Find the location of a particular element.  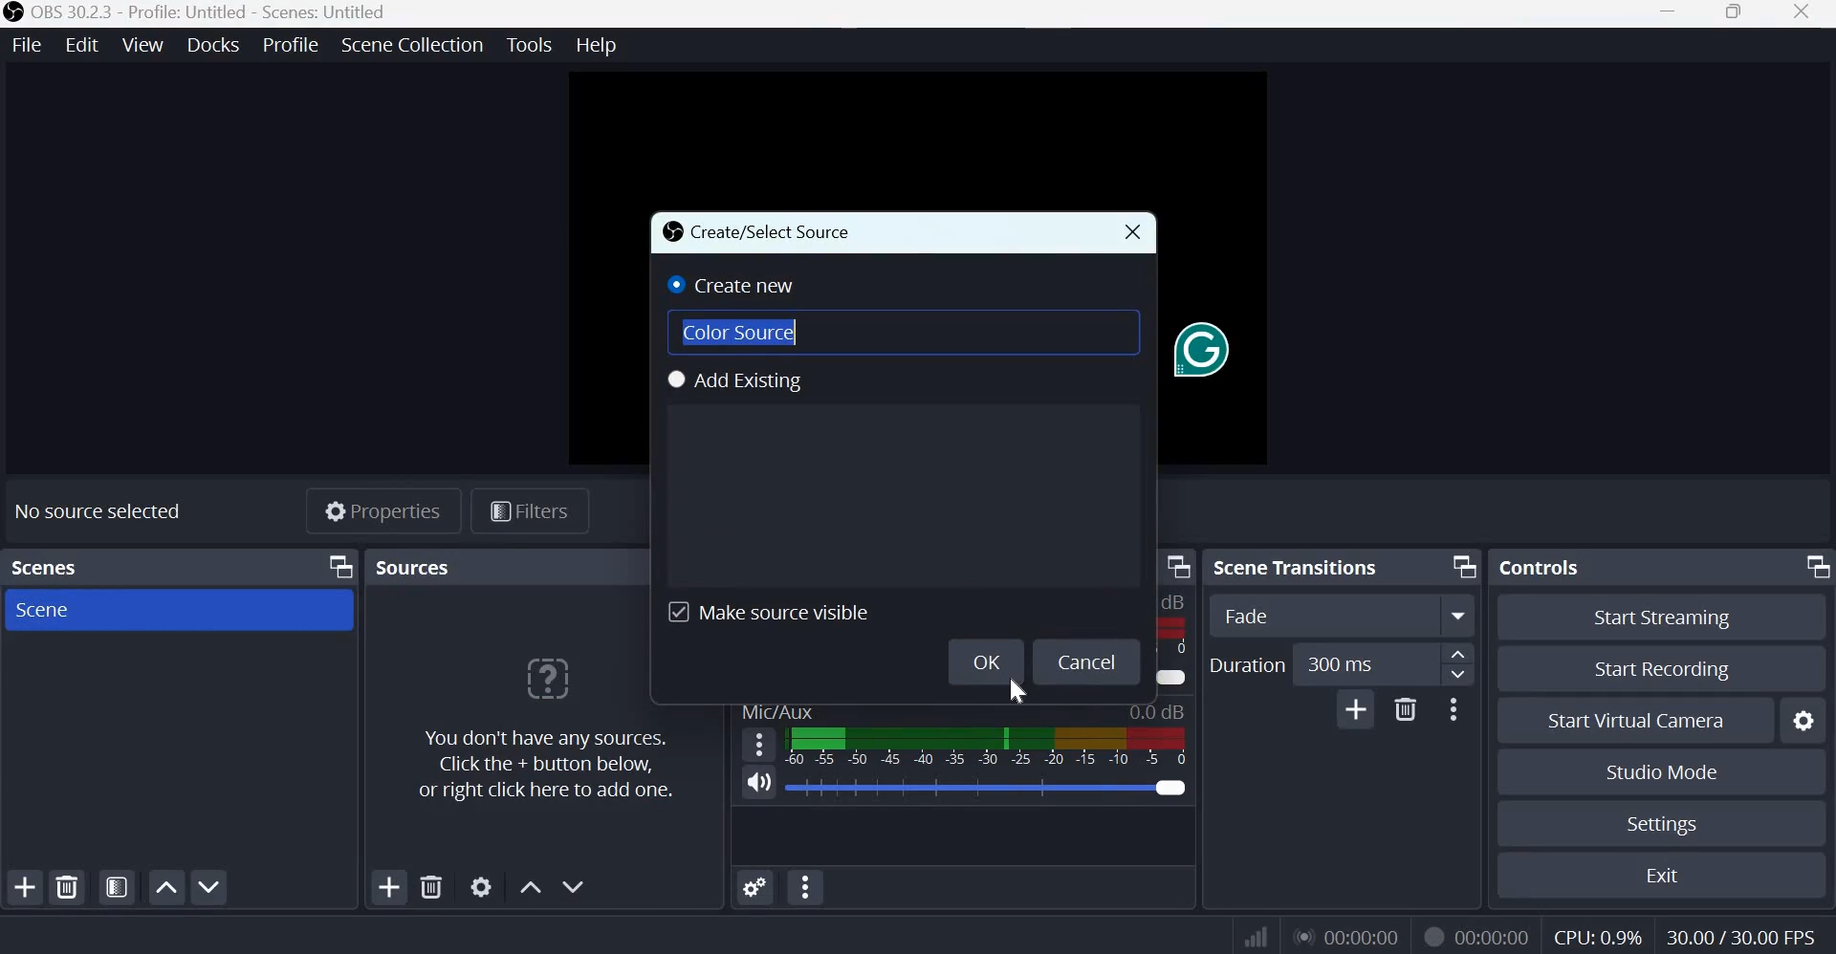

You don't have any sources, Click the +button below, or right click here to add one.  is located at coordinates (540, 730).